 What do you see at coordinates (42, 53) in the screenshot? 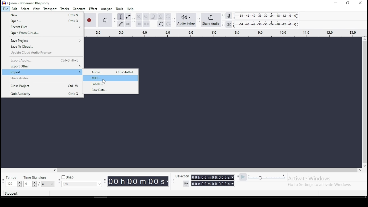
I see `update cloud audio preview` at bounding box center [42, 53].